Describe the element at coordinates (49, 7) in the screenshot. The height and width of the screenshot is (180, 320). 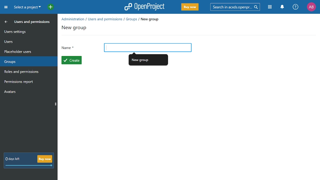
I see `add project` at that location.